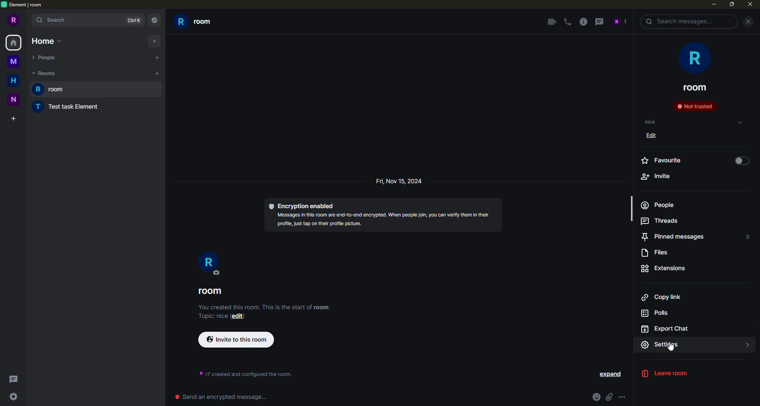  I want to click on All rooms, so click(13, 43).